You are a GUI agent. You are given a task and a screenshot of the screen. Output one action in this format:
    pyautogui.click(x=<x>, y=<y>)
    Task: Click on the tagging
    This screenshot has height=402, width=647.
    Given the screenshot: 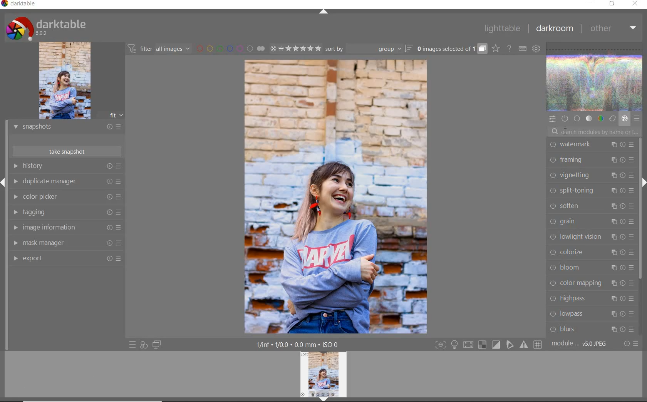 What is the action you would take?
    pyautogui.click(x=67, y=213)
    